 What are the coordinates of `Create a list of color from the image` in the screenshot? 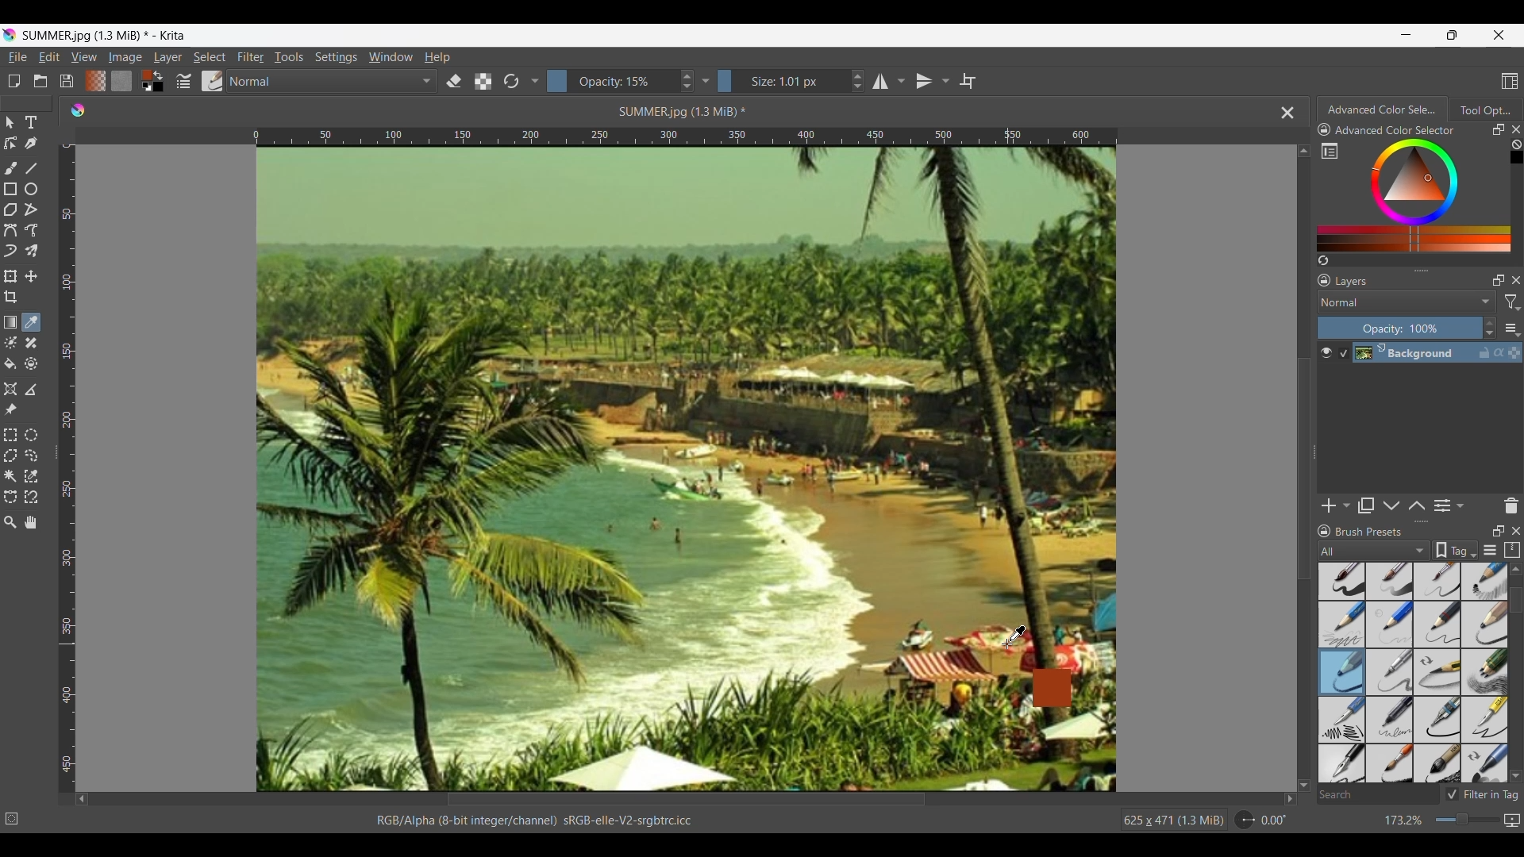 It's located at (1324, 260).